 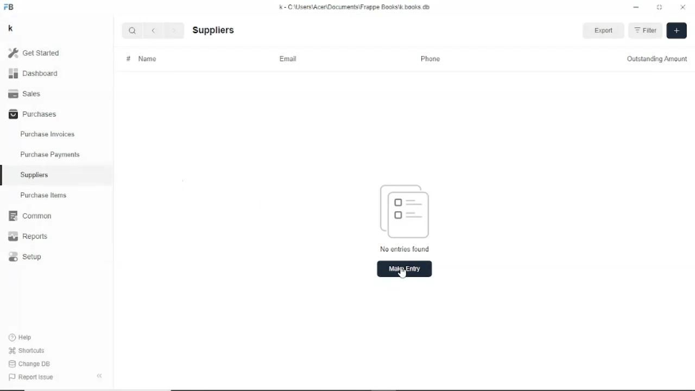 What do you see at coordinates (26, 94) in the screenshot?
I see `Sales` at bounding box center [26, 94].